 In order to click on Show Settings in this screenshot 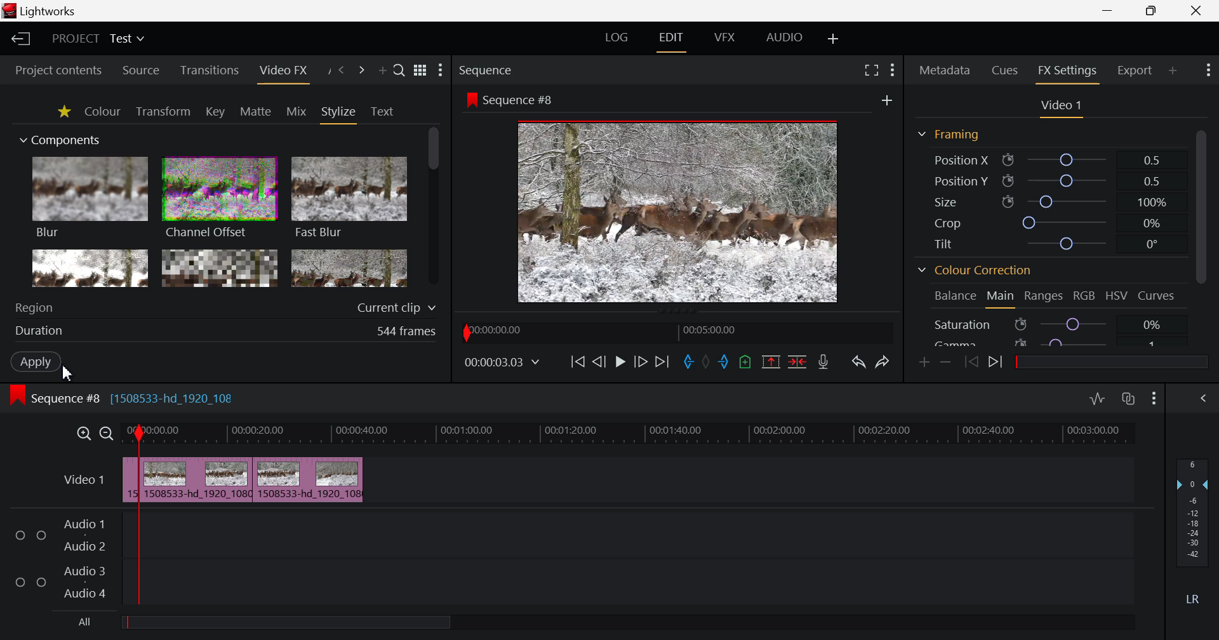, I will do `click(441, 70)`.